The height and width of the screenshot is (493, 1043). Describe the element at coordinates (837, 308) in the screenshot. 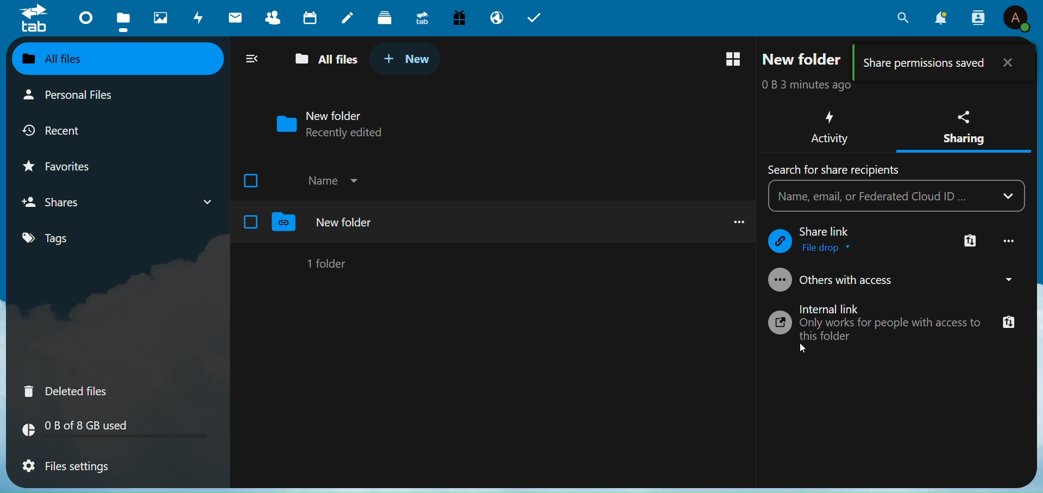

I see `Internal Link` at that location.